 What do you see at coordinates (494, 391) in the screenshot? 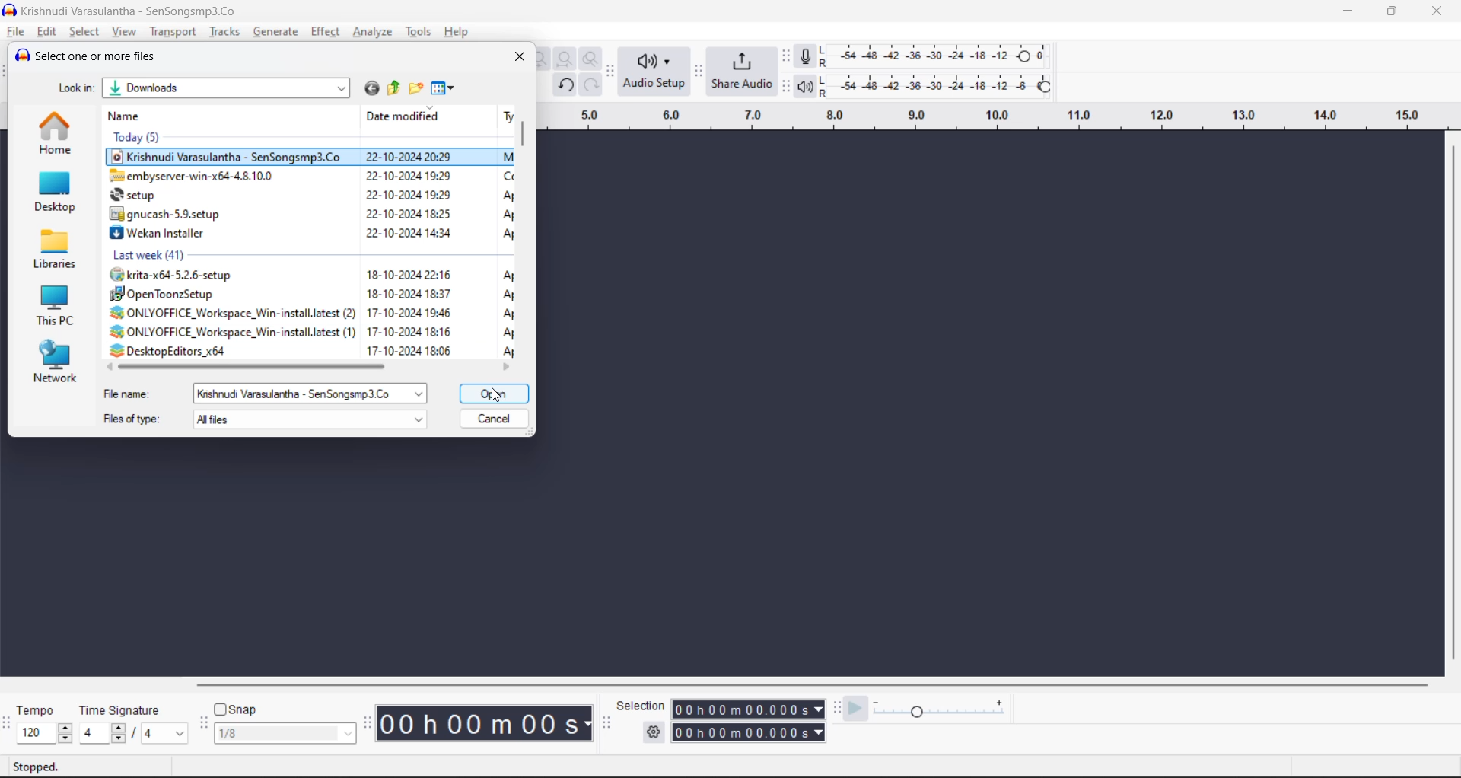
I see `open` at bounding box center [494, 391].